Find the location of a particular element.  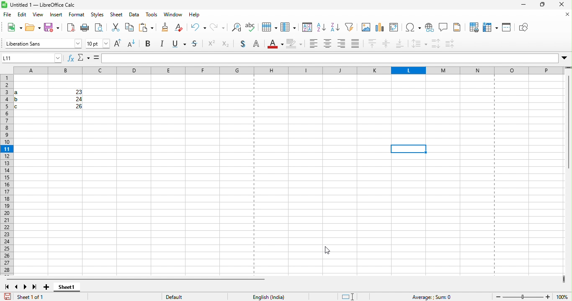

edit is located at coordinates (23, 15).